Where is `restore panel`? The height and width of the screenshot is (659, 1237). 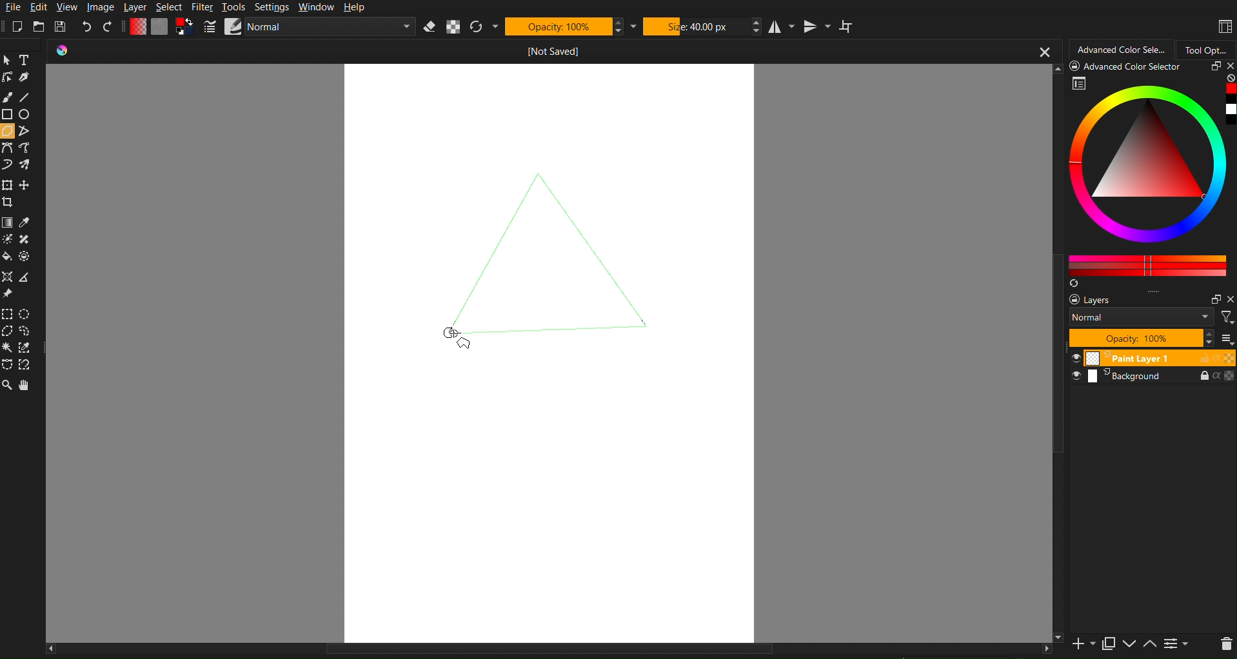
restore panel is located at coordinates (1214, 299).